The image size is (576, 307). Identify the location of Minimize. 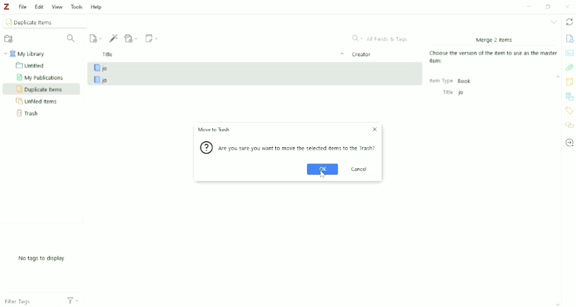
(528, 6).